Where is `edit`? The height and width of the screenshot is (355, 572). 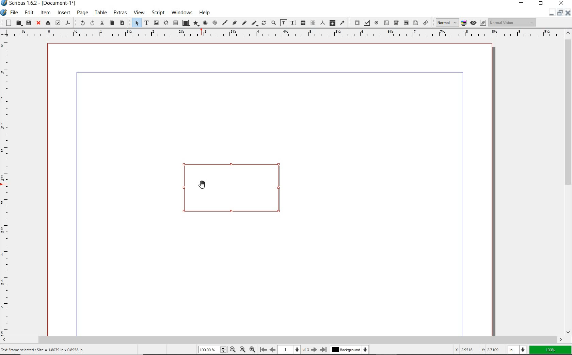 edit is located at coordinates (28, 13).